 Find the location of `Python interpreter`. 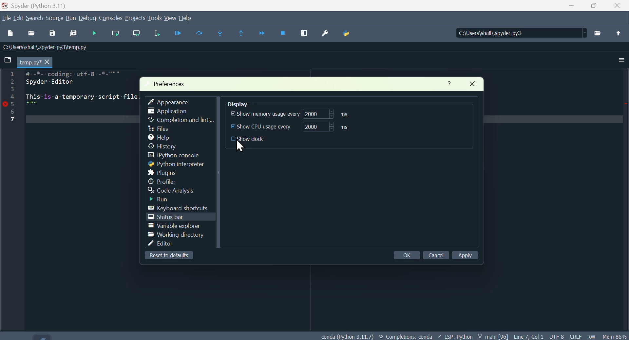

Python interpreter is located at coordinates (177, 164).